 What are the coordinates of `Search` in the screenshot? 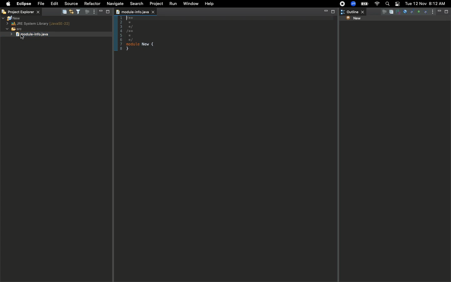 It's located at (137, 4).